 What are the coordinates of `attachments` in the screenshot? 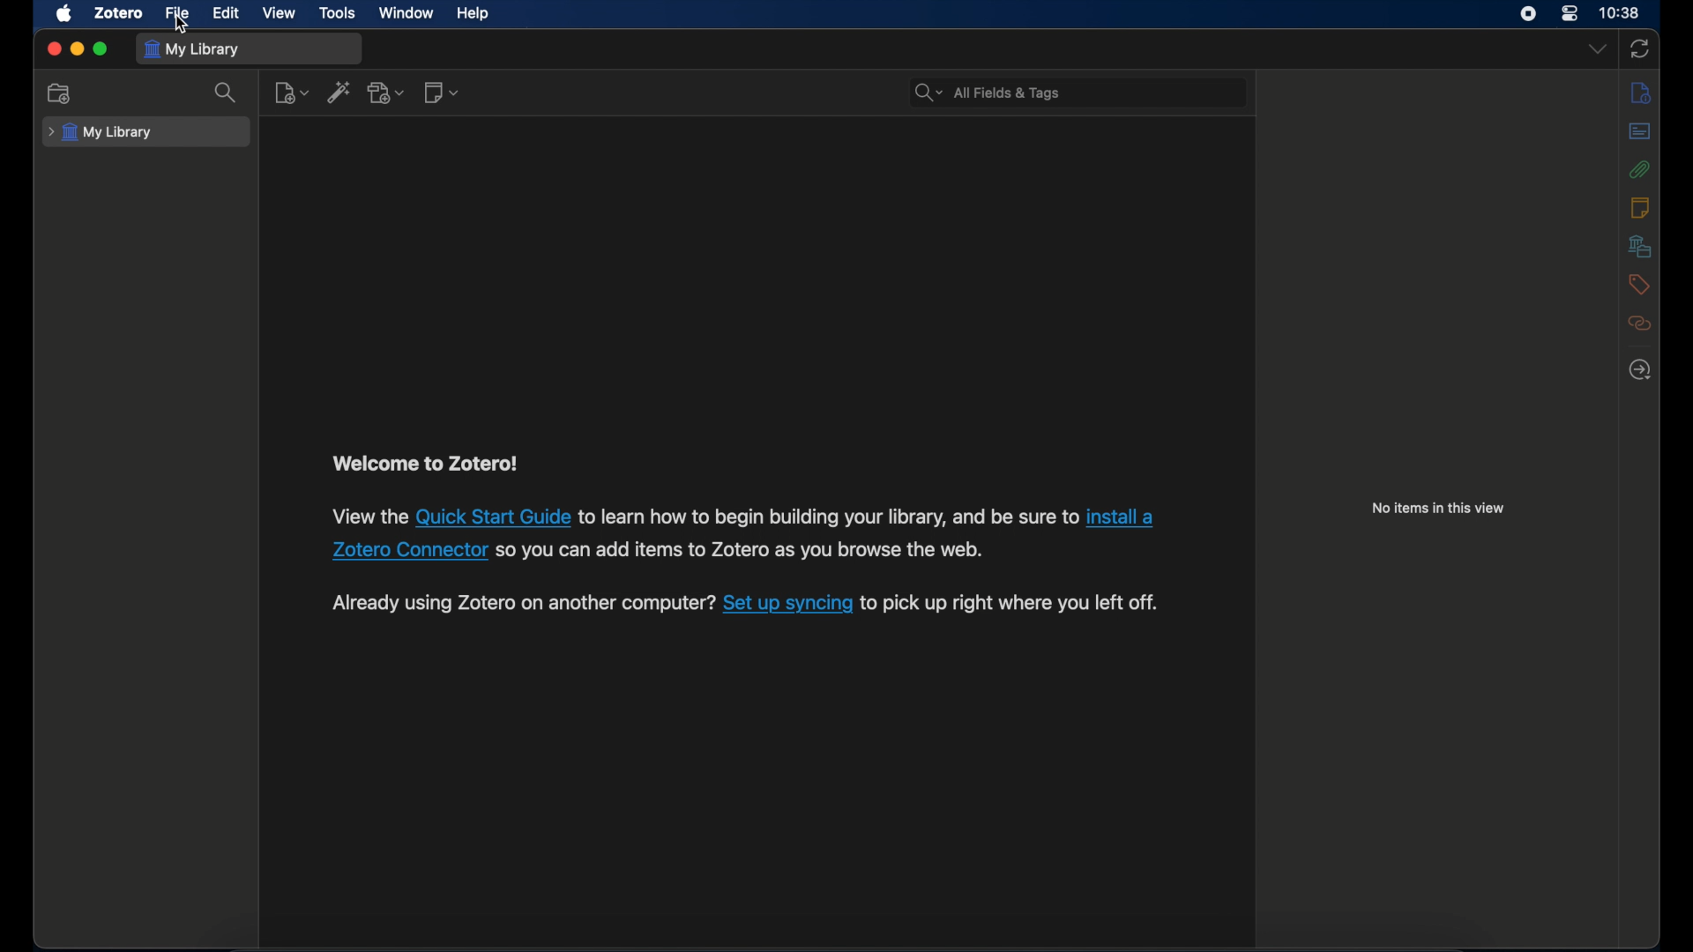 It's located at (1639, 169).